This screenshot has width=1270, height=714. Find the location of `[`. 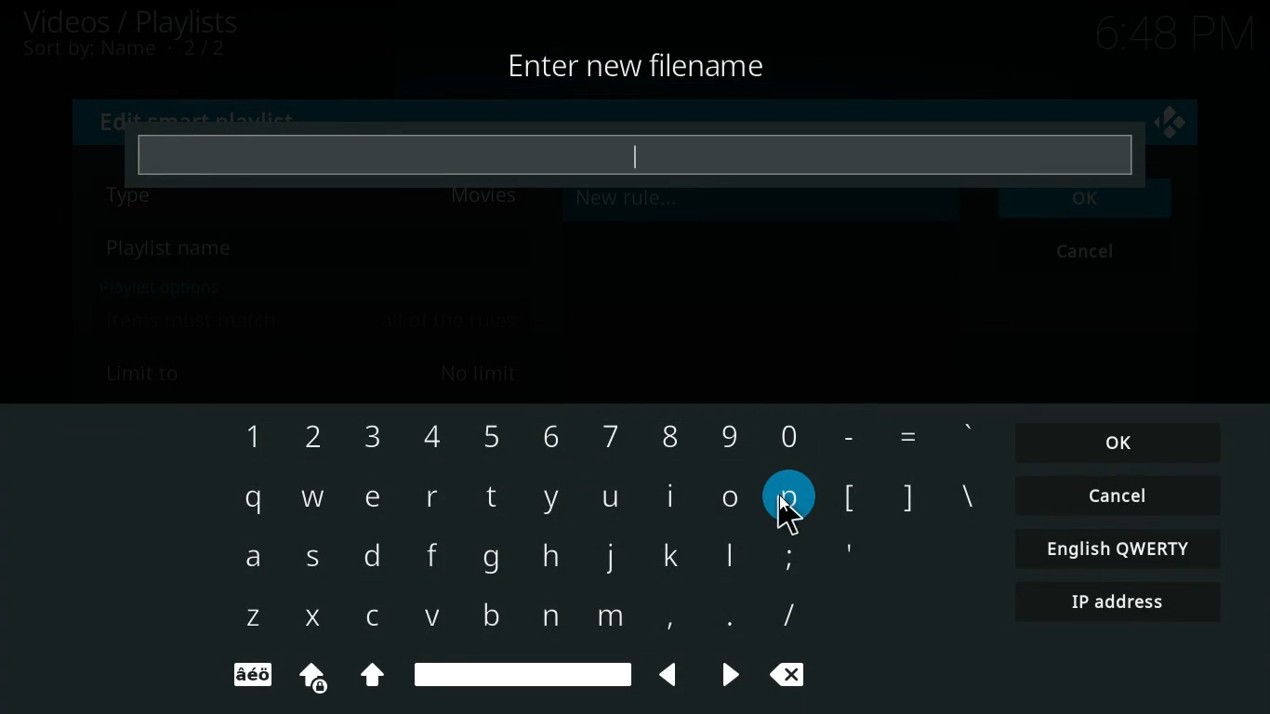

[ is located at coordinates (849, 499).